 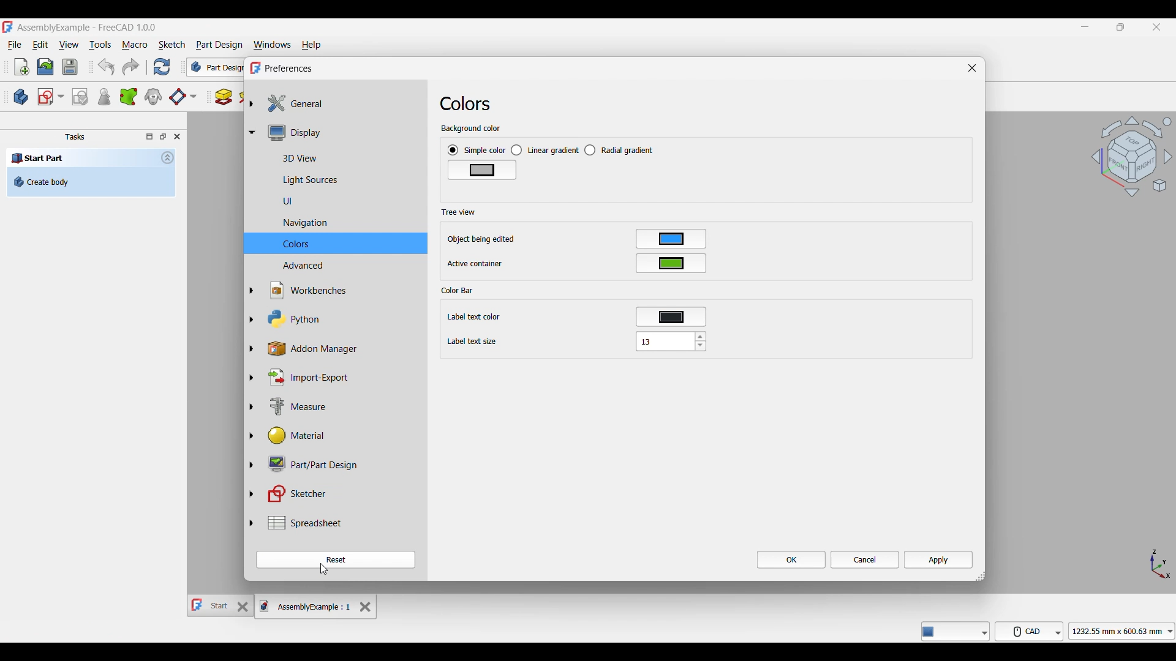 What do you see at coordinates (1120, 27) in the screenshot?
I see `Show in smaller tab` at bounding box center [1120, 27].